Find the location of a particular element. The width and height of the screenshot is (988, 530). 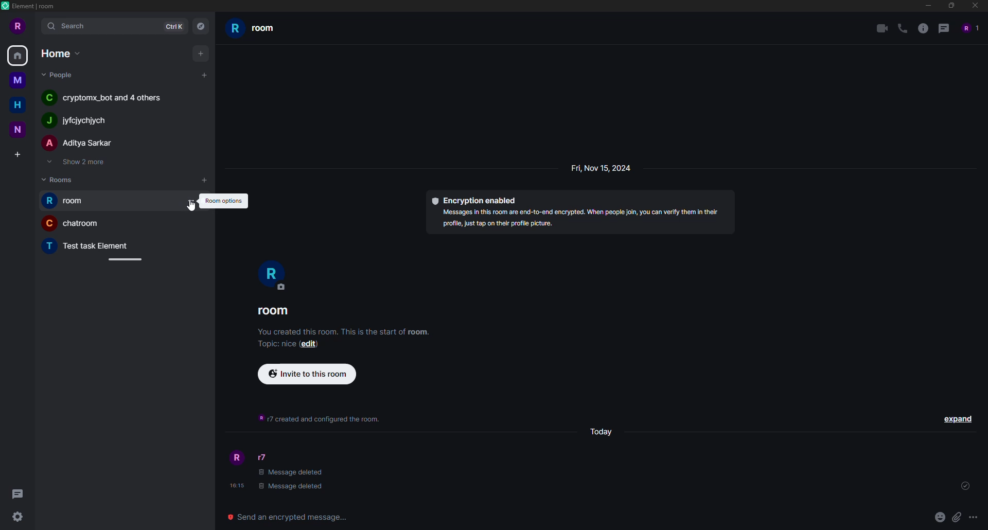

C  cryptomx_bot and 4 others is located at coordinates (107, 100).